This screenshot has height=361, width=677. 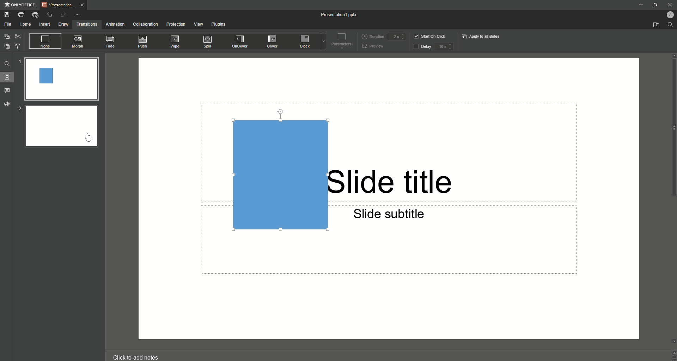 What do you see at coordinates (64, 15) in the screenshot?
I see `Redo` at bounding box center [64, 15].